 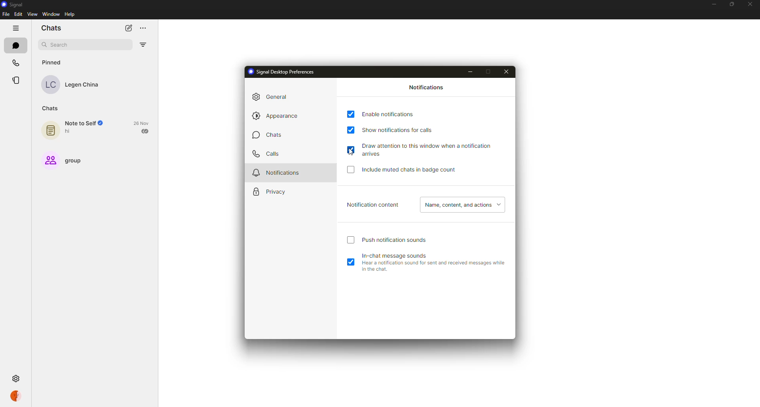 What do you see at coordinates (351, 172) in the screenshot?
I see `Click to enable` at bounding box center [351, 172].